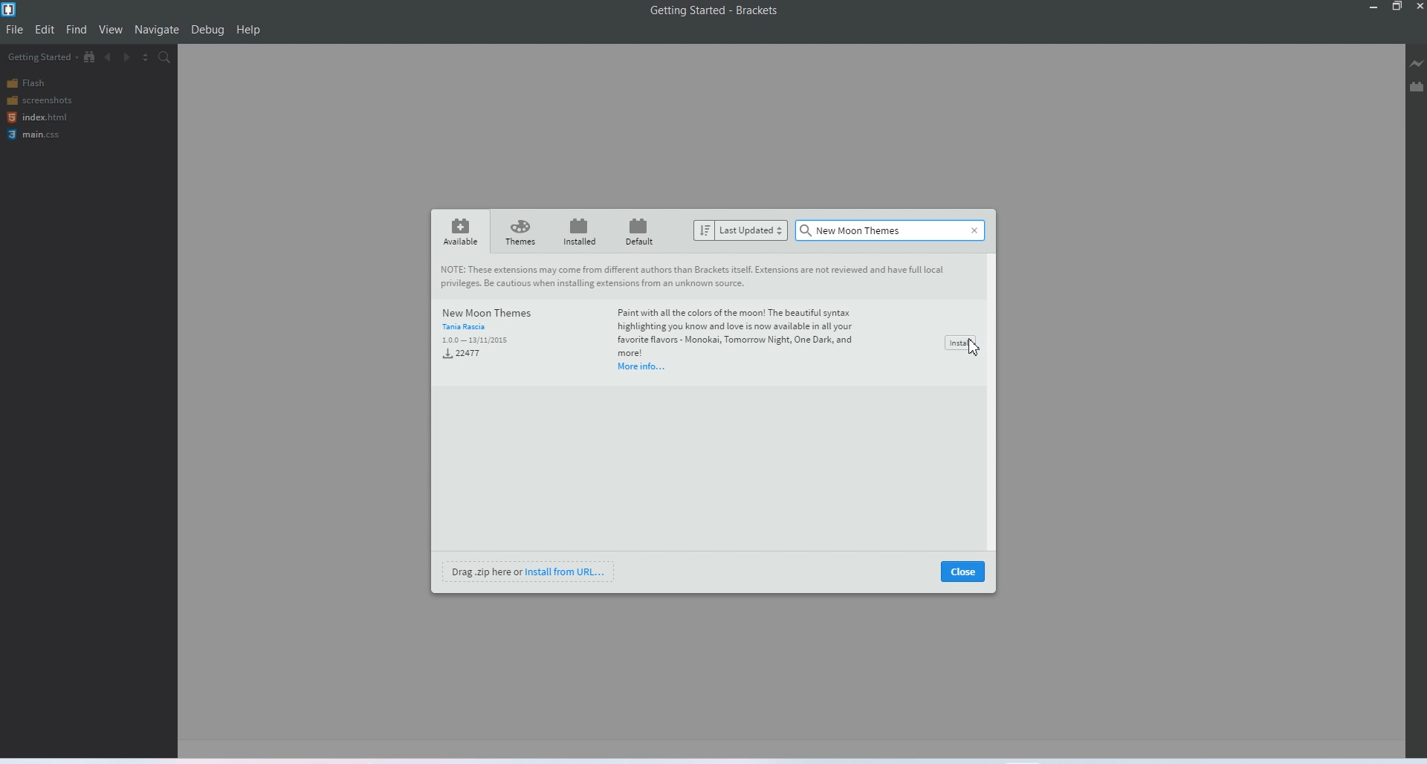  Describe the element at coordinates (145, 56) in the screenshot. I see `Split editor view vertically and horizontally` at that location.